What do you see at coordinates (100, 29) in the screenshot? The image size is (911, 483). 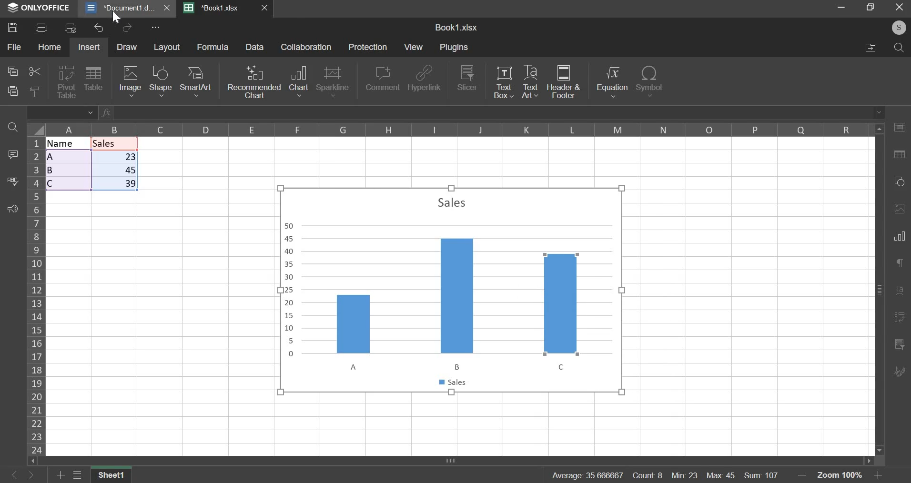 I see `undo` at bounding box center [100, 29].